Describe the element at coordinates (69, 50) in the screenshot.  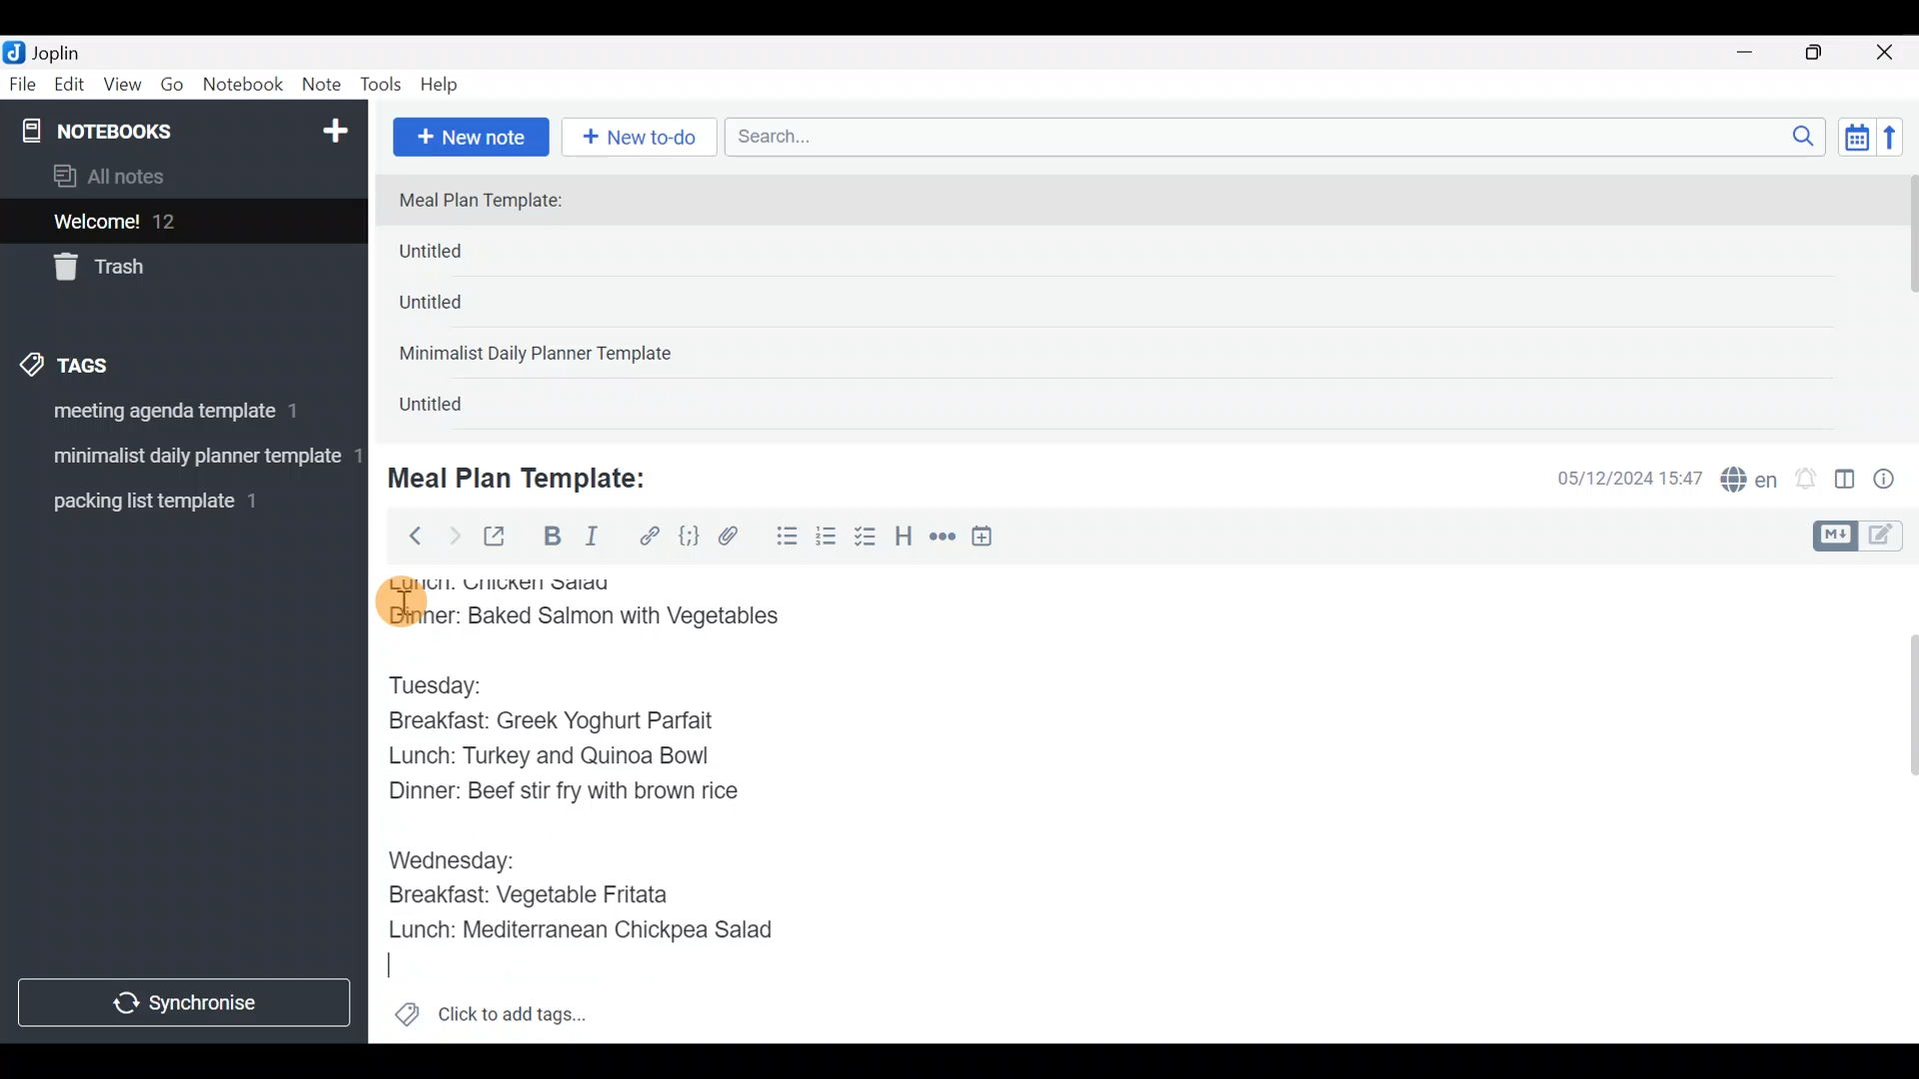
I see `Joplin` at that location.